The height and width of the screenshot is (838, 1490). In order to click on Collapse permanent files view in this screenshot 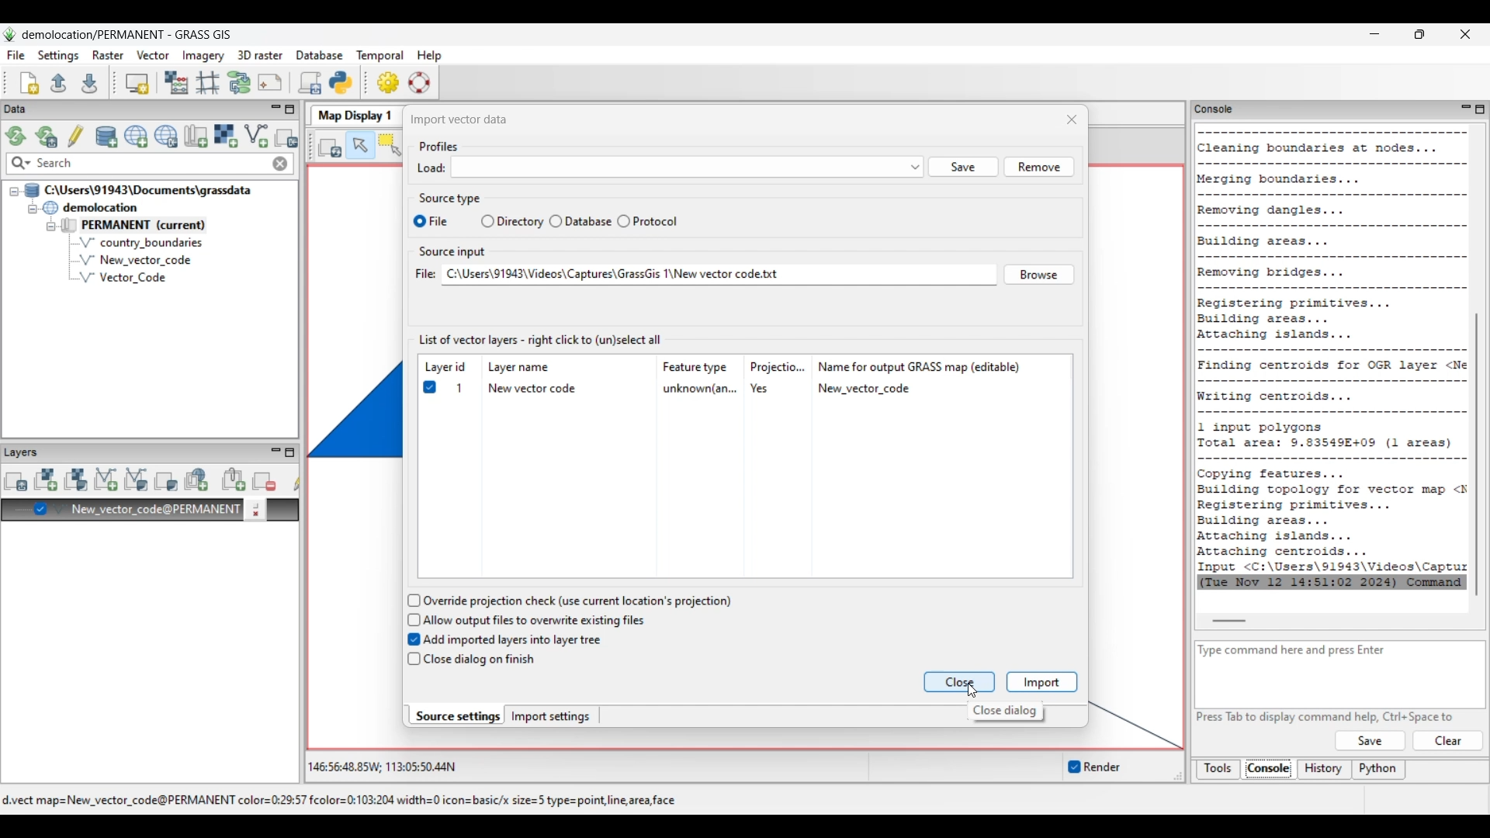, I will do `click(51, 227)`.